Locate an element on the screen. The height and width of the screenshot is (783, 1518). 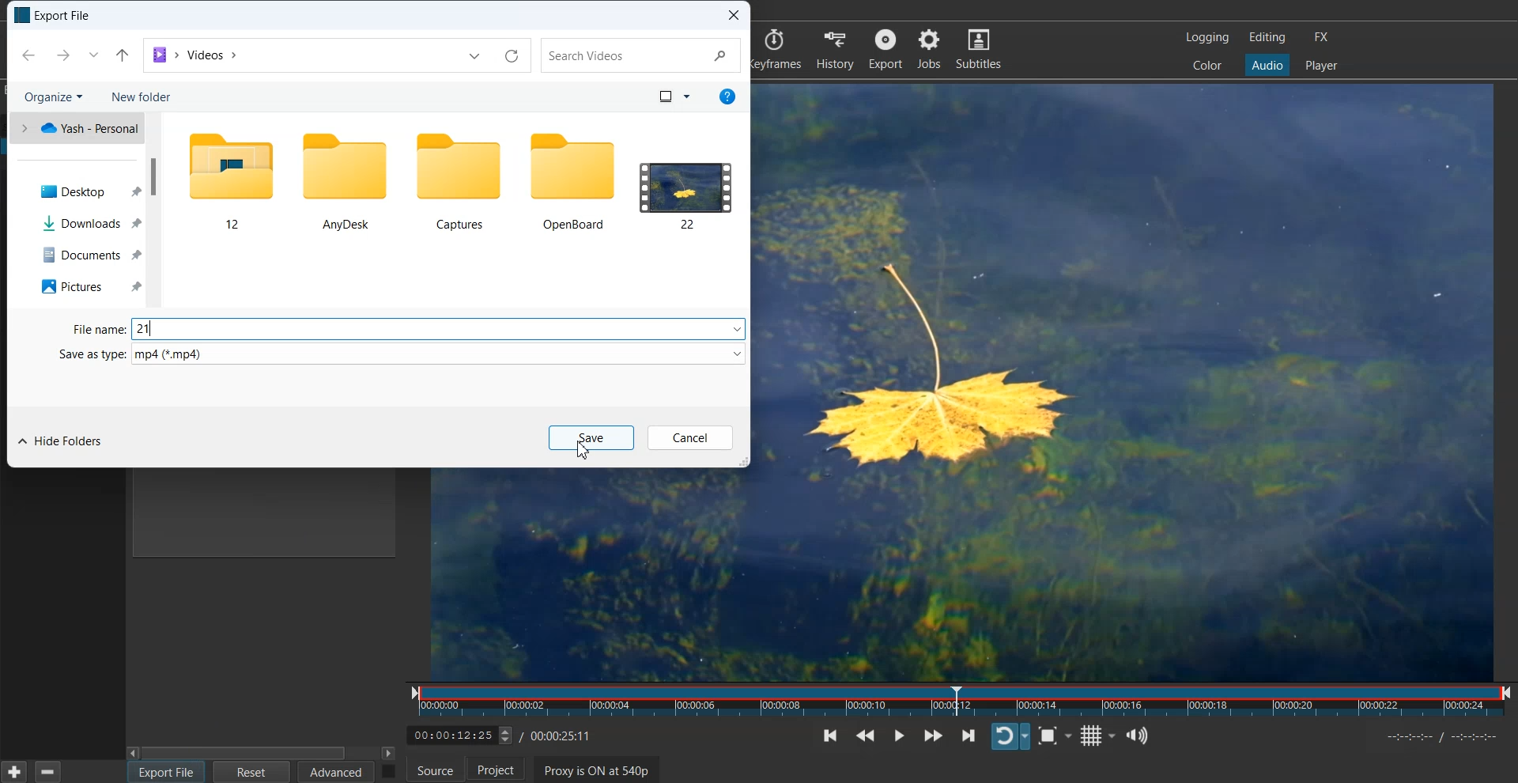
Files is located at coordinates (576, 180).